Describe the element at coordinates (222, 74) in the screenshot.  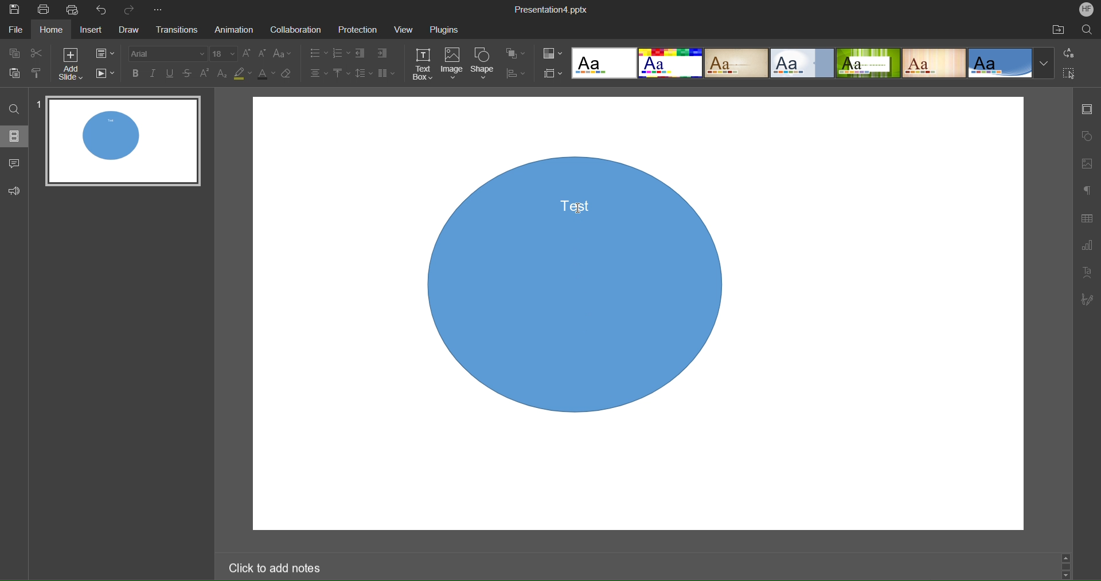
I see `Subscript` at that location.